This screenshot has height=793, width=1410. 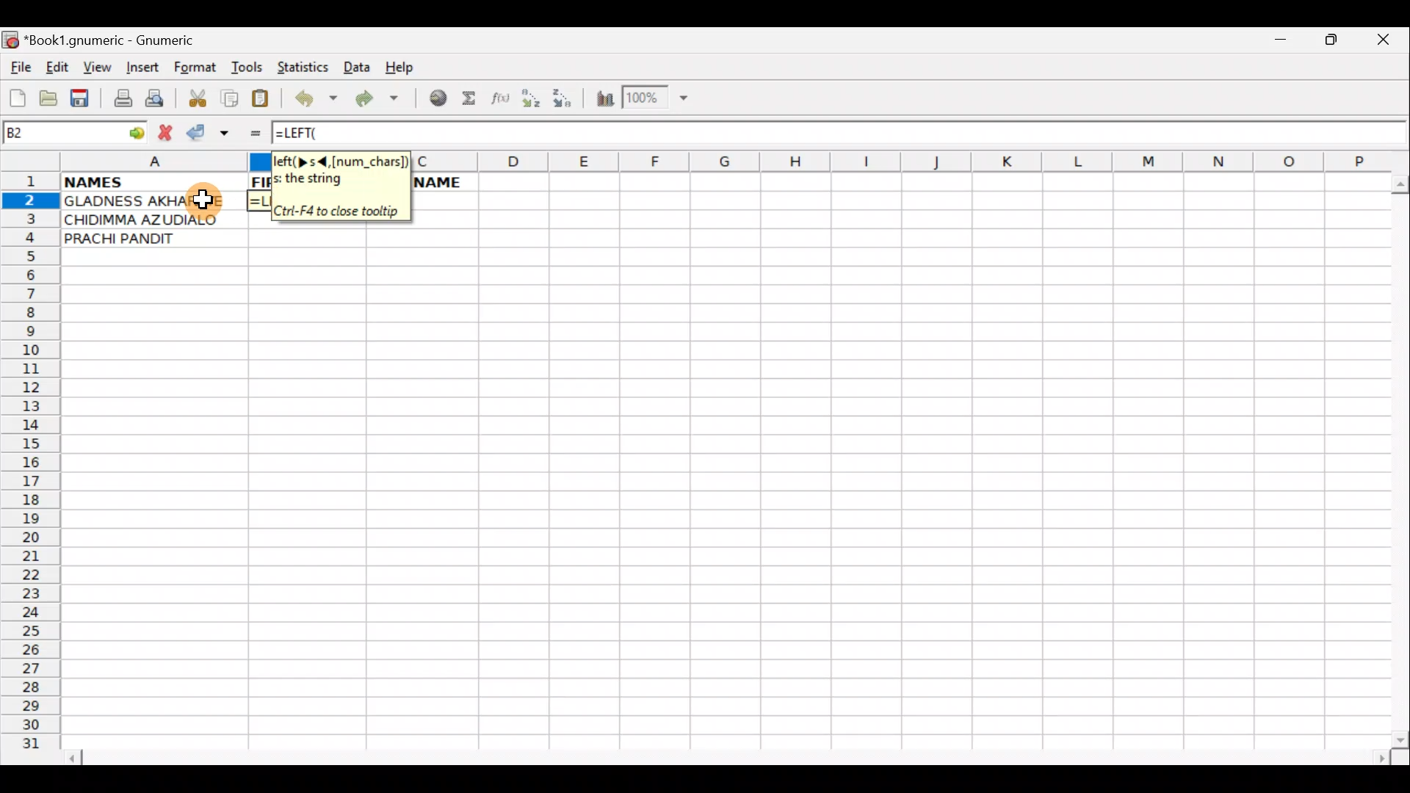 I want to click on Save current workbook, so click(x=83, y=97).